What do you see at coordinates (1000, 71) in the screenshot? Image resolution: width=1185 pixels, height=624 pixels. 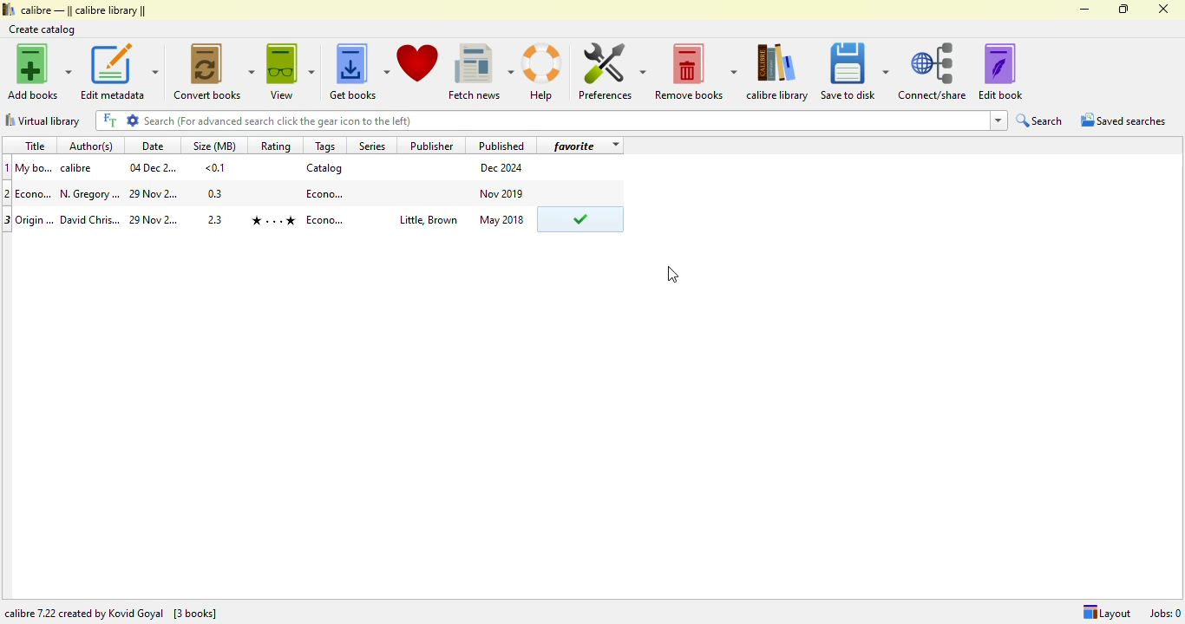 I see `edit book` at bounding box center [1000, 71].